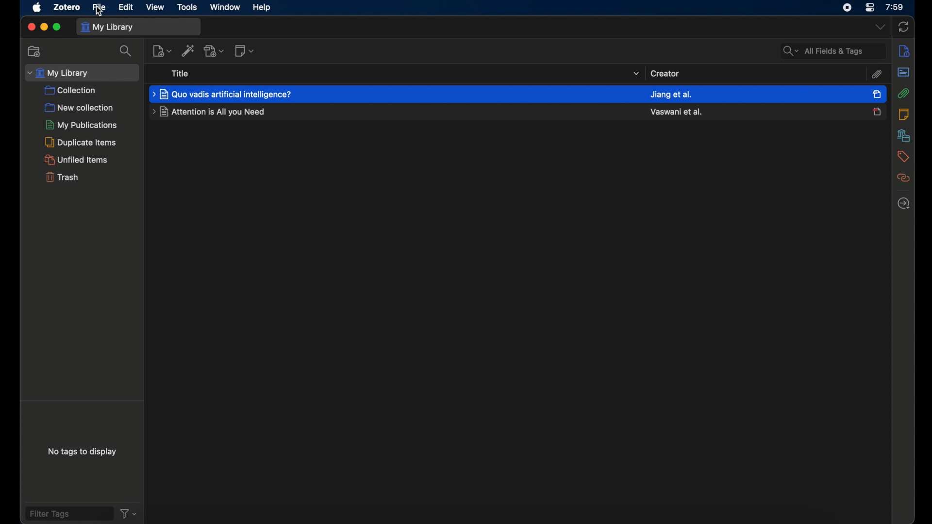 The height and width of the screenshot is (524, 932). Describe the element at coordinates (902, 157) in the screenshot. I see `tags` at that location.